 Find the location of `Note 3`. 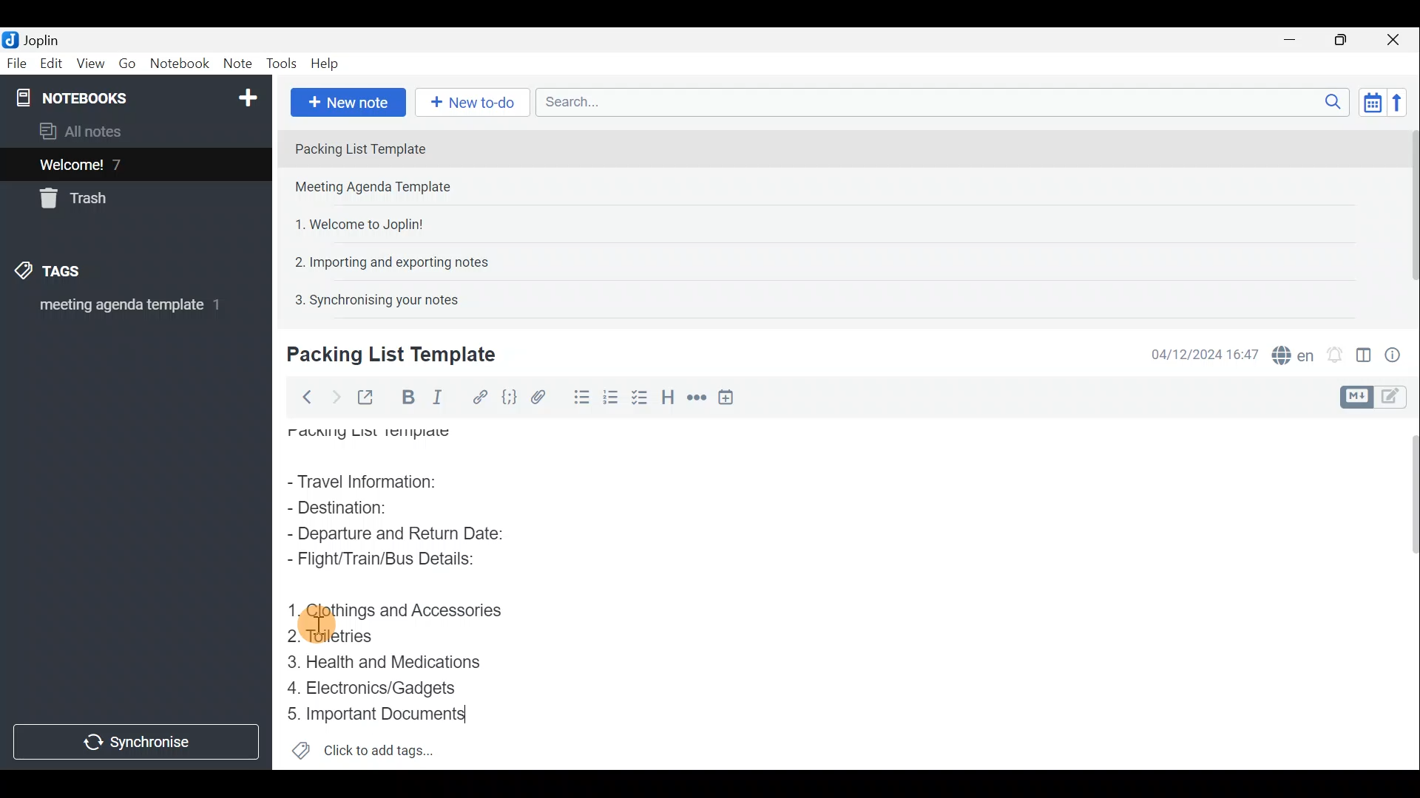

Note 3 is located at coordinates (354, 222).